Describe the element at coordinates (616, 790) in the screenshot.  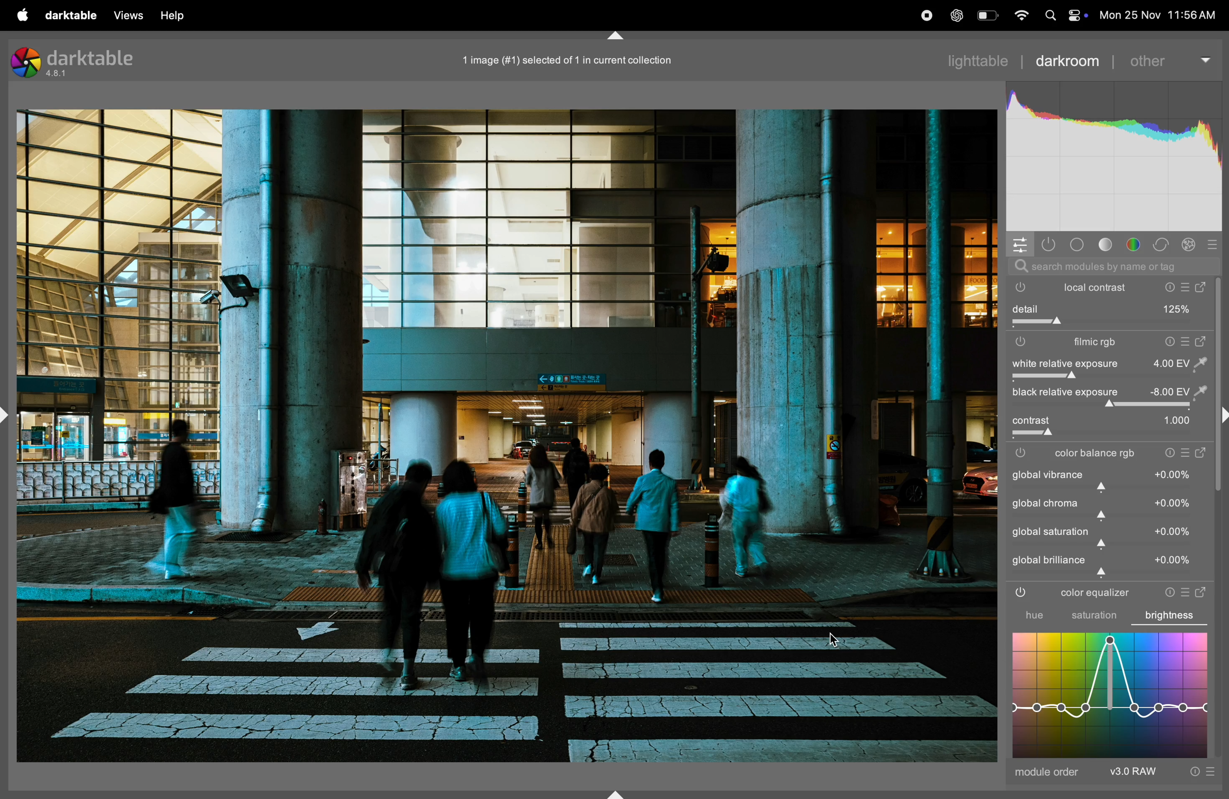
I see `Collapse or expand ` at that location.